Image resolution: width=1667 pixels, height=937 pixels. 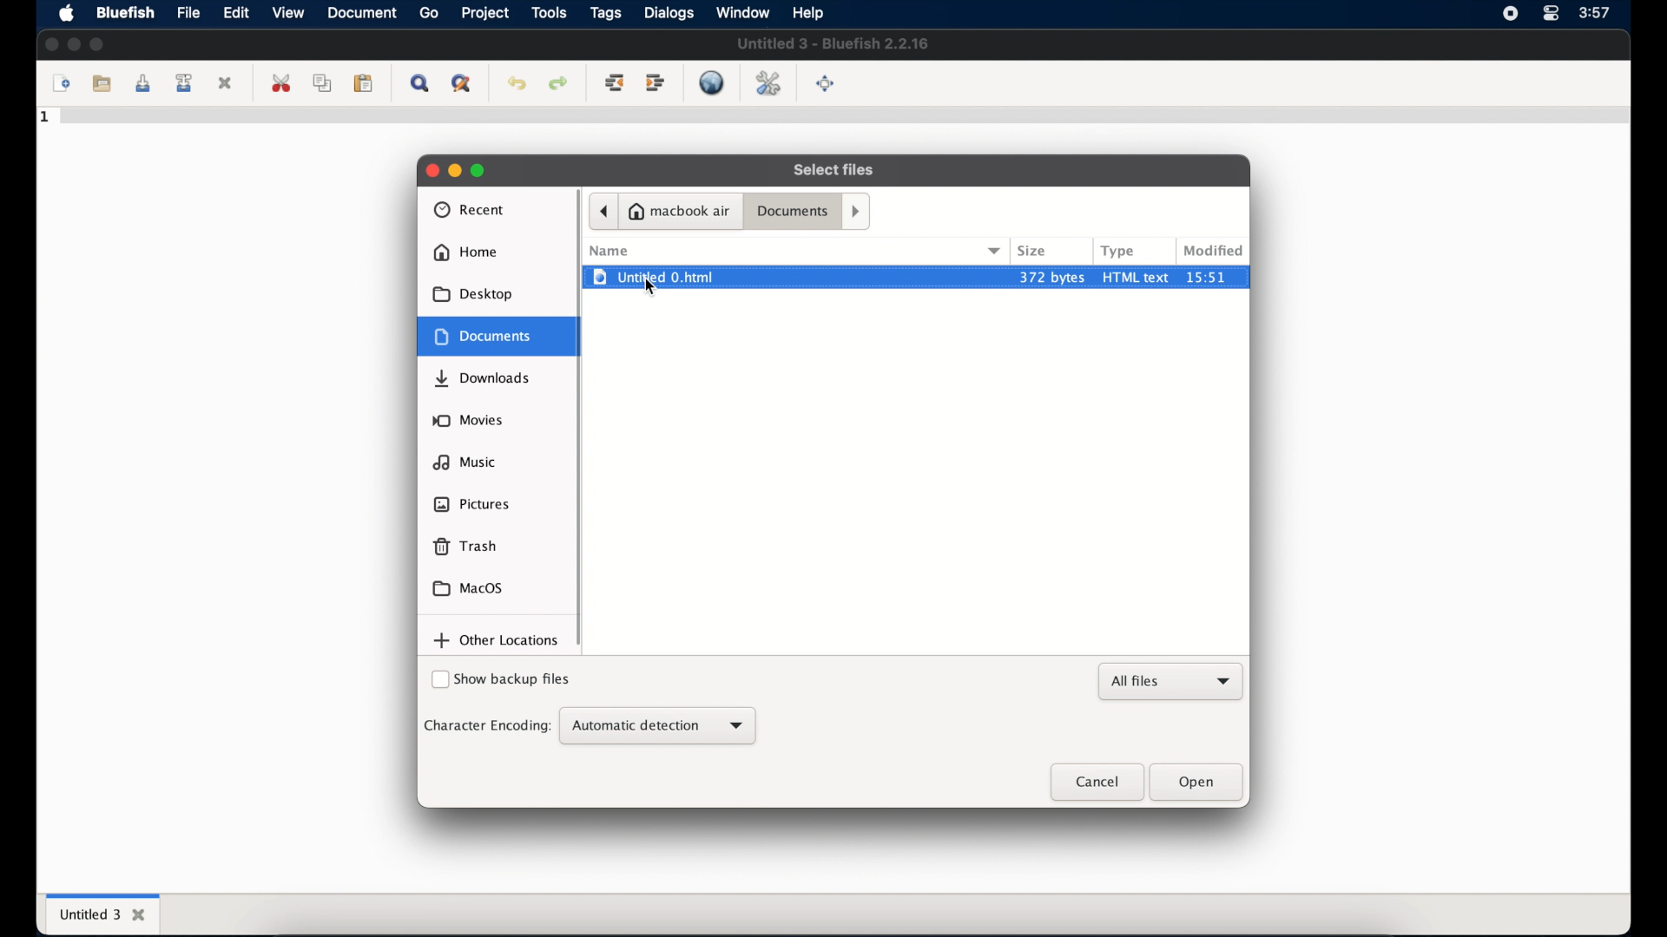 What do you see at coordinates (73, 43) in the screenshot?
I see `minimize` at bounding box center [73, 43].